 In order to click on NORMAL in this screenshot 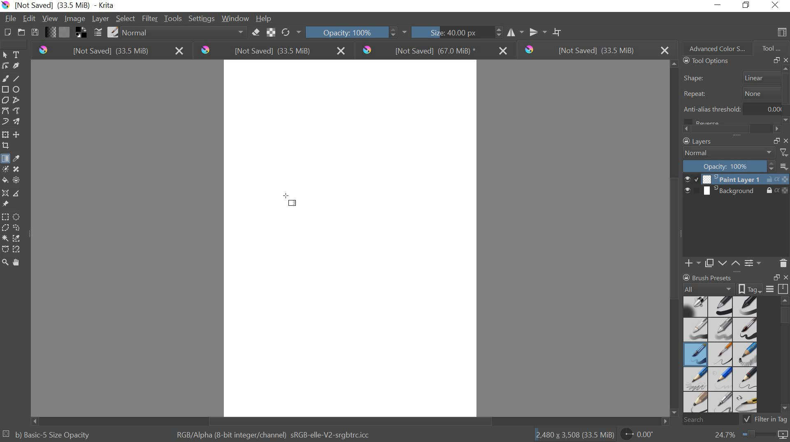, I will do `click(729, 153)`.